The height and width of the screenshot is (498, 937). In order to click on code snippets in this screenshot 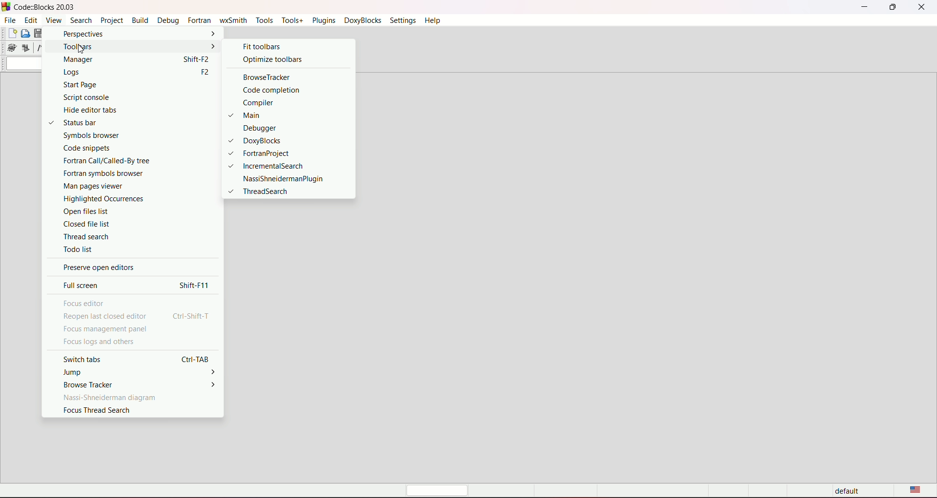, I will do `click(122, 148)`.